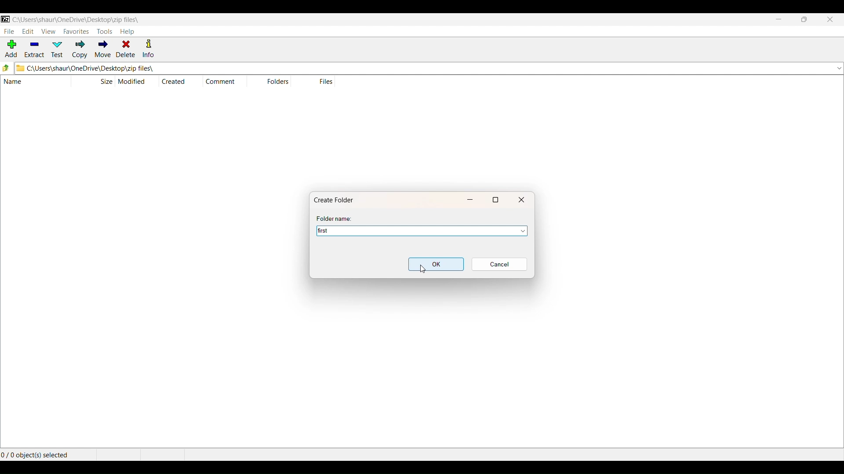 The width and height of the screenshot is (844, 474). Describe the element at coordinates (436, 264) in the screenshot. I see `ok` at that location.